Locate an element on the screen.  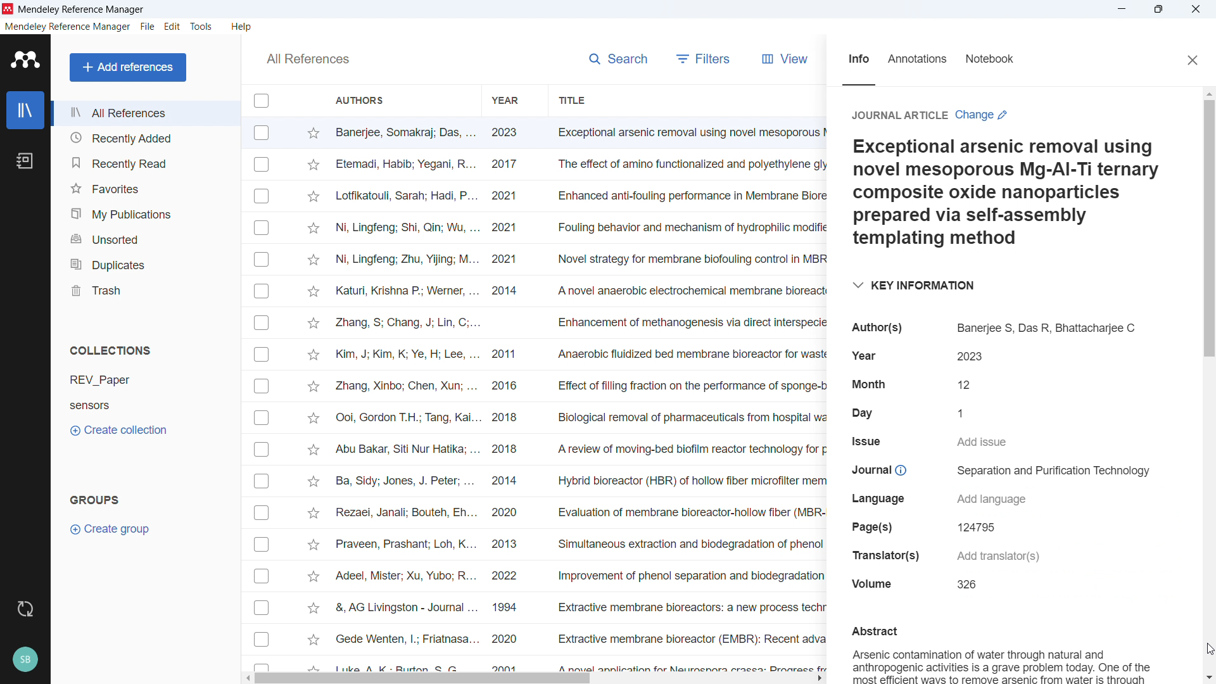
Click to starmark individual entries  is located at coordinates (312, 132).